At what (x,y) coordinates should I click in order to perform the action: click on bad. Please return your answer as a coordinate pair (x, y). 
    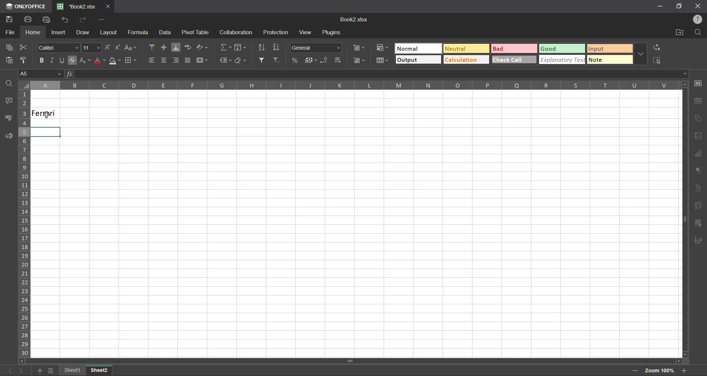
    Looking at the image, I should click on (513, 47).